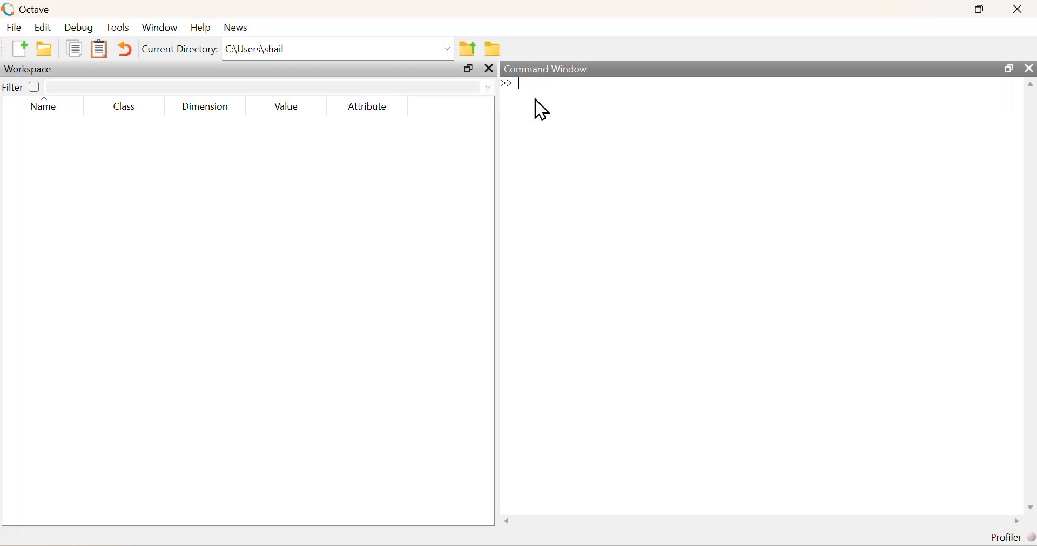  Describe the element at coordinates (980, 10) in the screenshot. I see `resize` at that location.